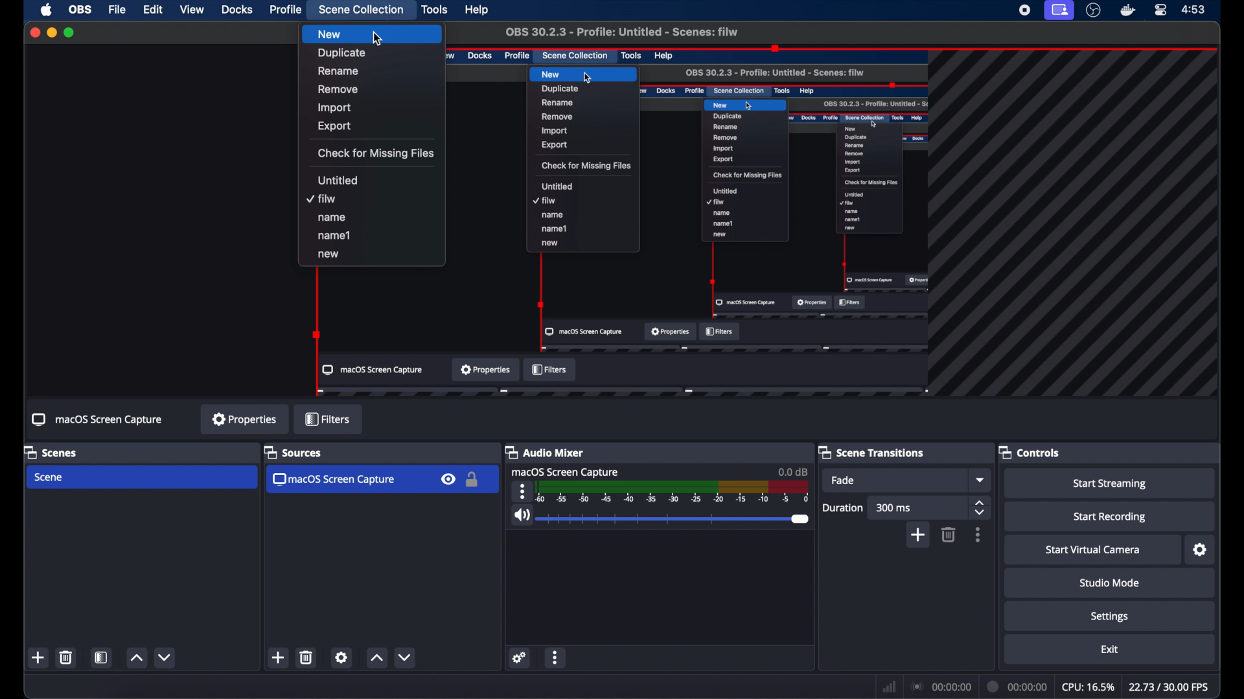  Describe the element at coordinates (1173, 687) in the screenshot. I see `fps` at that location.